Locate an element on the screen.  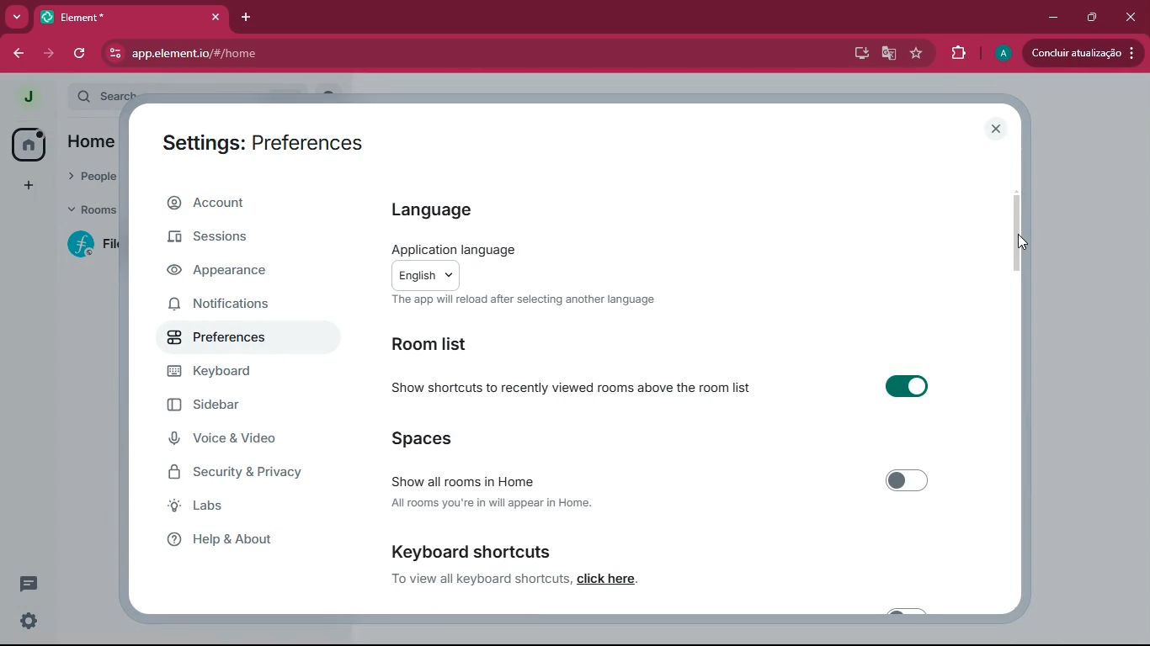
the app will reload after selecting another language is located at coordinates (525, 299).